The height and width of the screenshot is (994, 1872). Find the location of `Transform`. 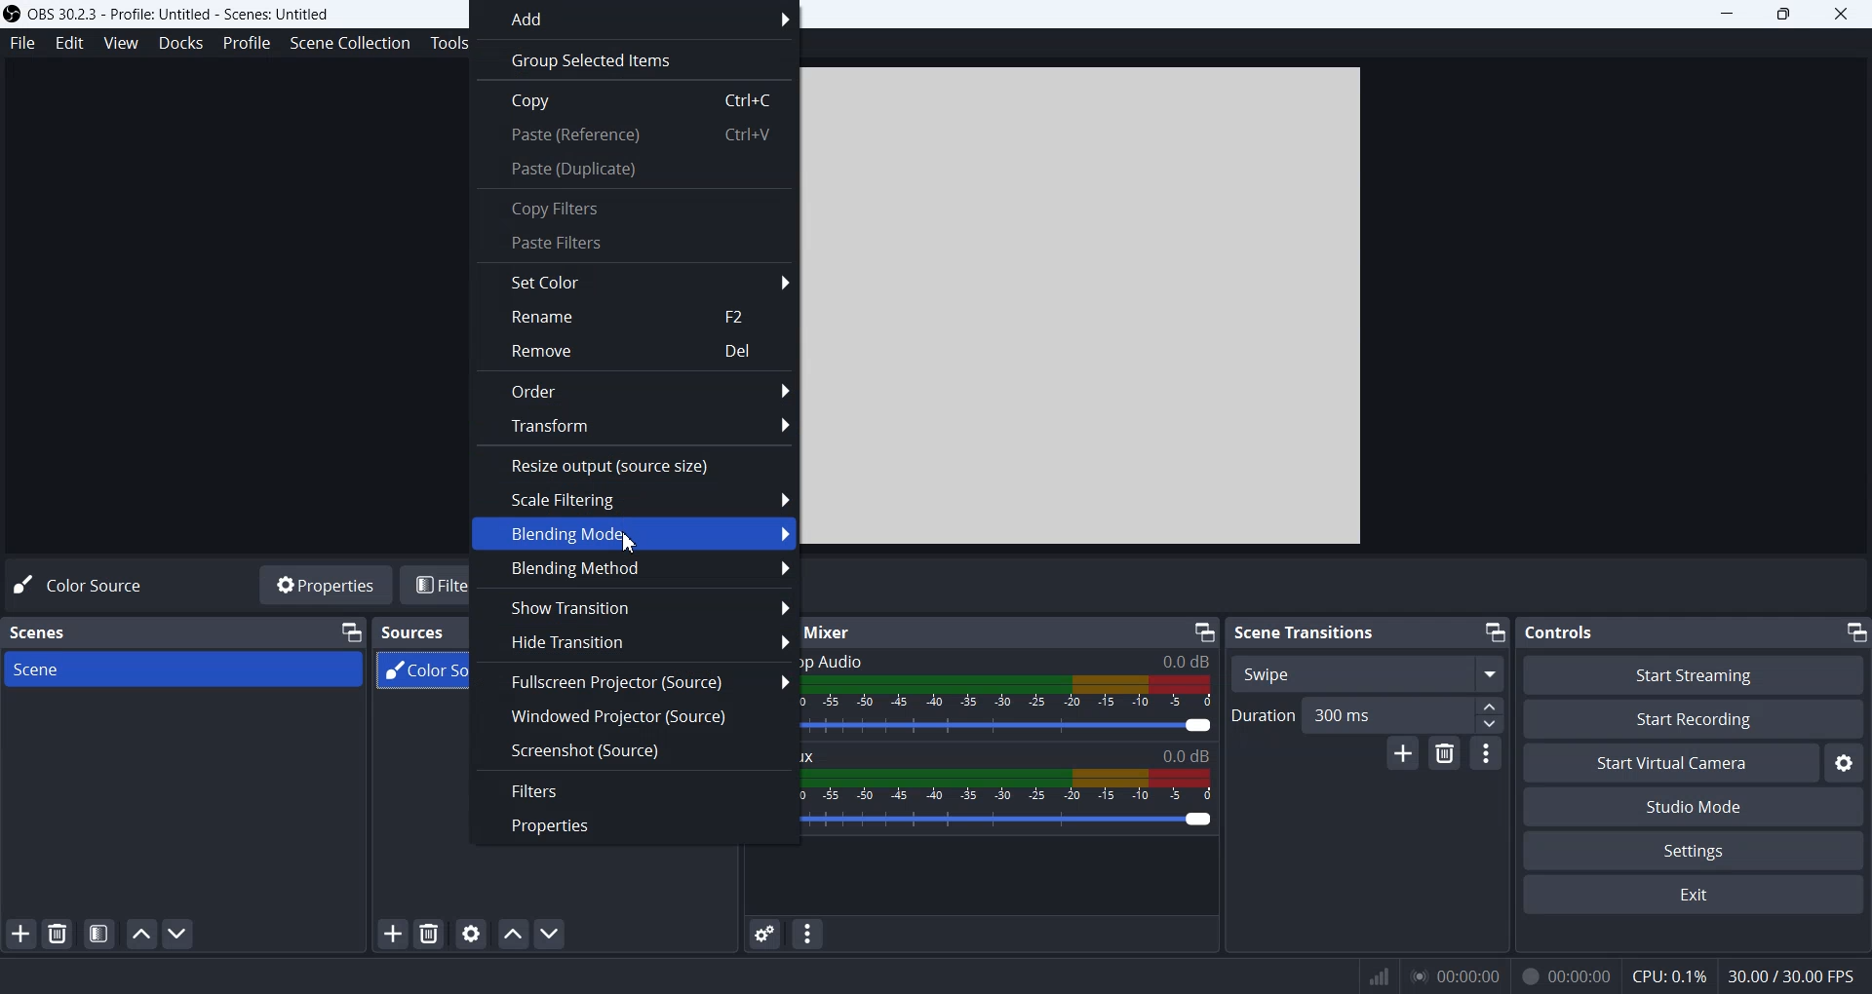

Transform is located at coordinates (634, 426).